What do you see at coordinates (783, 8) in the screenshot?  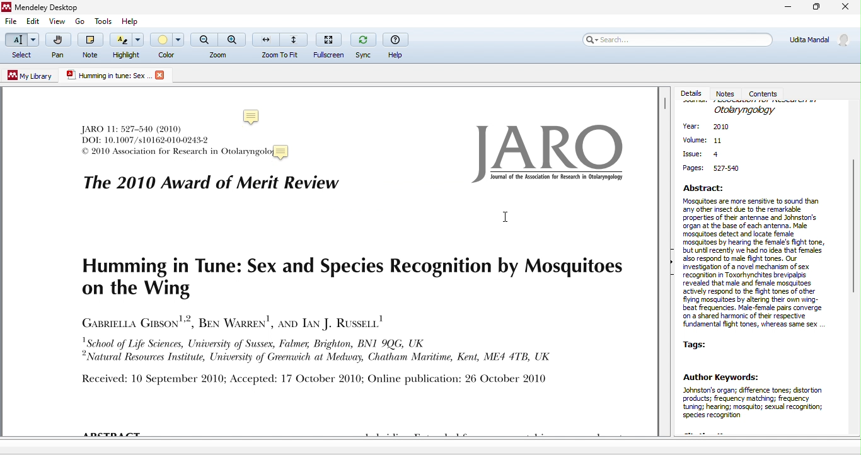 I see `minimize` at bounding box center [783, 8].